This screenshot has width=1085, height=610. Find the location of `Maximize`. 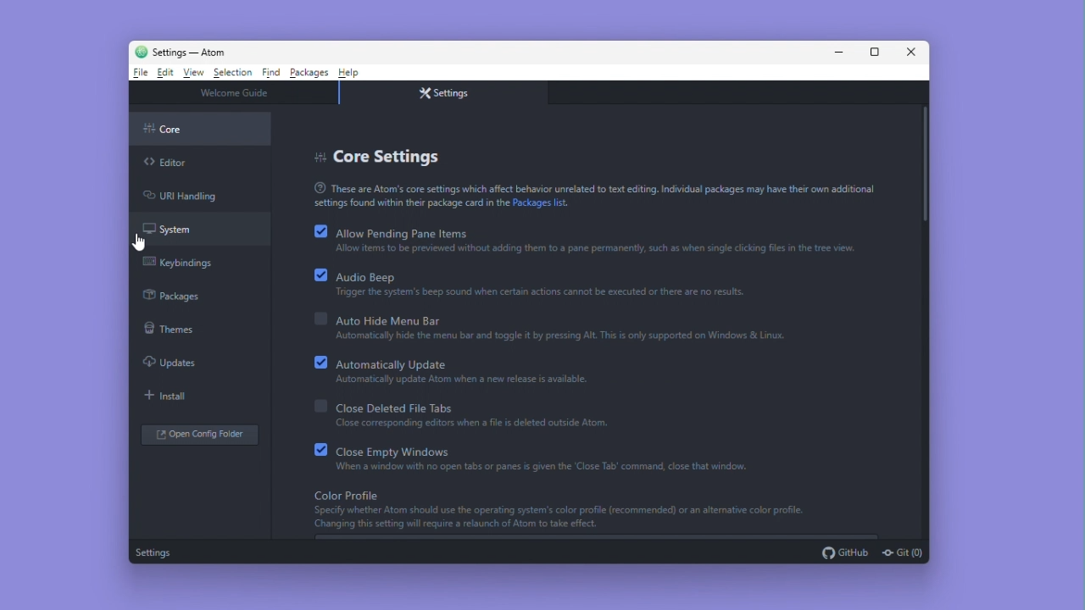

Maximize is located at coordinates (874, 50).